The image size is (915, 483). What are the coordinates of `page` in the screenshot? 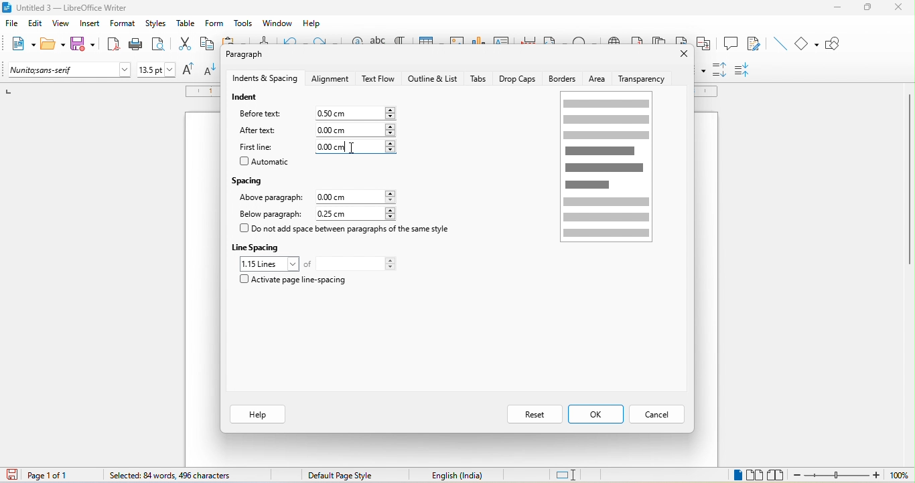 It's located at (607, 167).